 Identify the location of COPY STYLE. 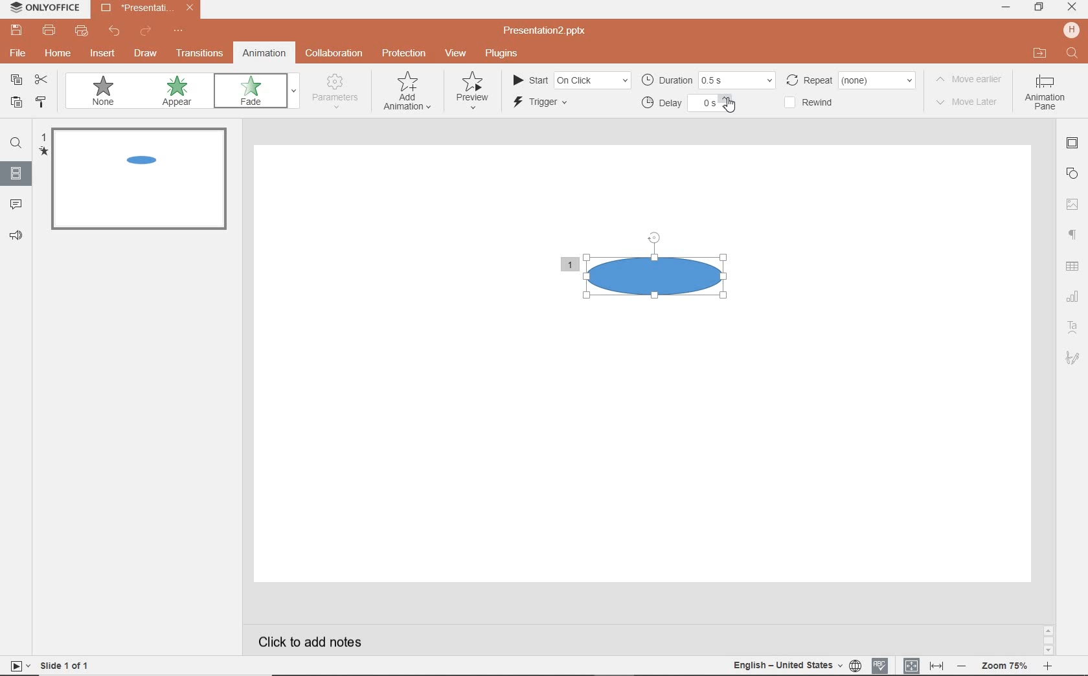
(39, 102).